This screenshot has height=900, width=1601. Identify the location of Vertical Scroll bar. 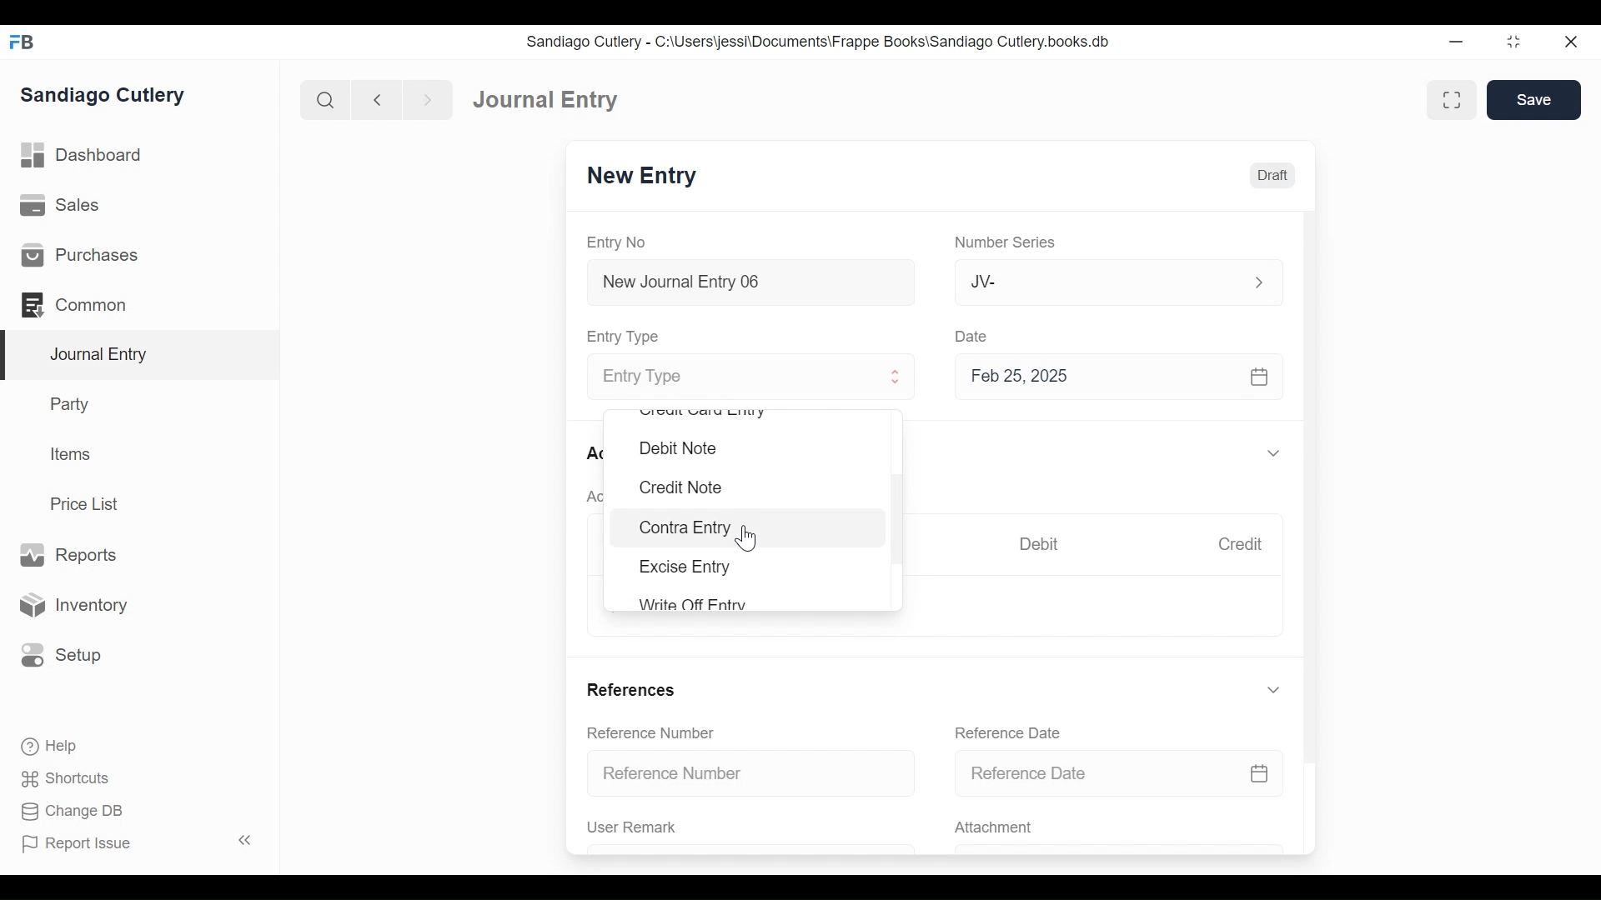
(897, 520).